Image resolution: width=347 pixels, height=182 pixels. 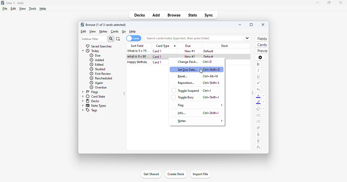 What do you see at coordinates (97, 60) in the screenshot?
I see `added` at bounding box center [97, 60].